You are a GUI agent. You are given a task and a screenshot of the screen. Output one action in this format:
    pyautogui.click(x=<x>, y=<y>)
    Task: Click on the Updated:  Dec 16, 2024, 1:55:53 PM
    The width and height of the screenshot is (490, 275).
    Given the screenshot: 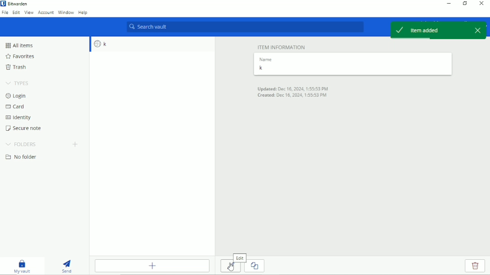 What is the action you would take?
    pyautogui.click(x=294, y=88)
    